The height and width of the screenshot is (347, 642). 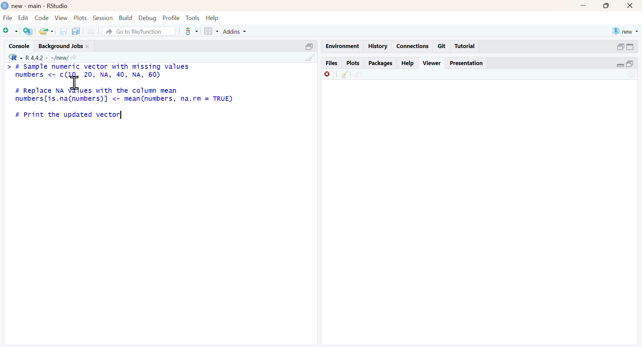 What do you see at coordinates (343, 47) in the screenshot?
I see `enviornment` at bounding box center [343, 47].